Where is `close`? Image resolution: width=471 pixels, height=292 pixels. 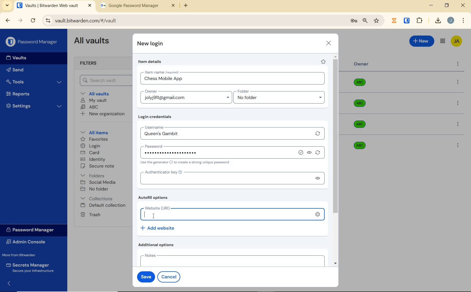 close is located at coordinates (463, 5).